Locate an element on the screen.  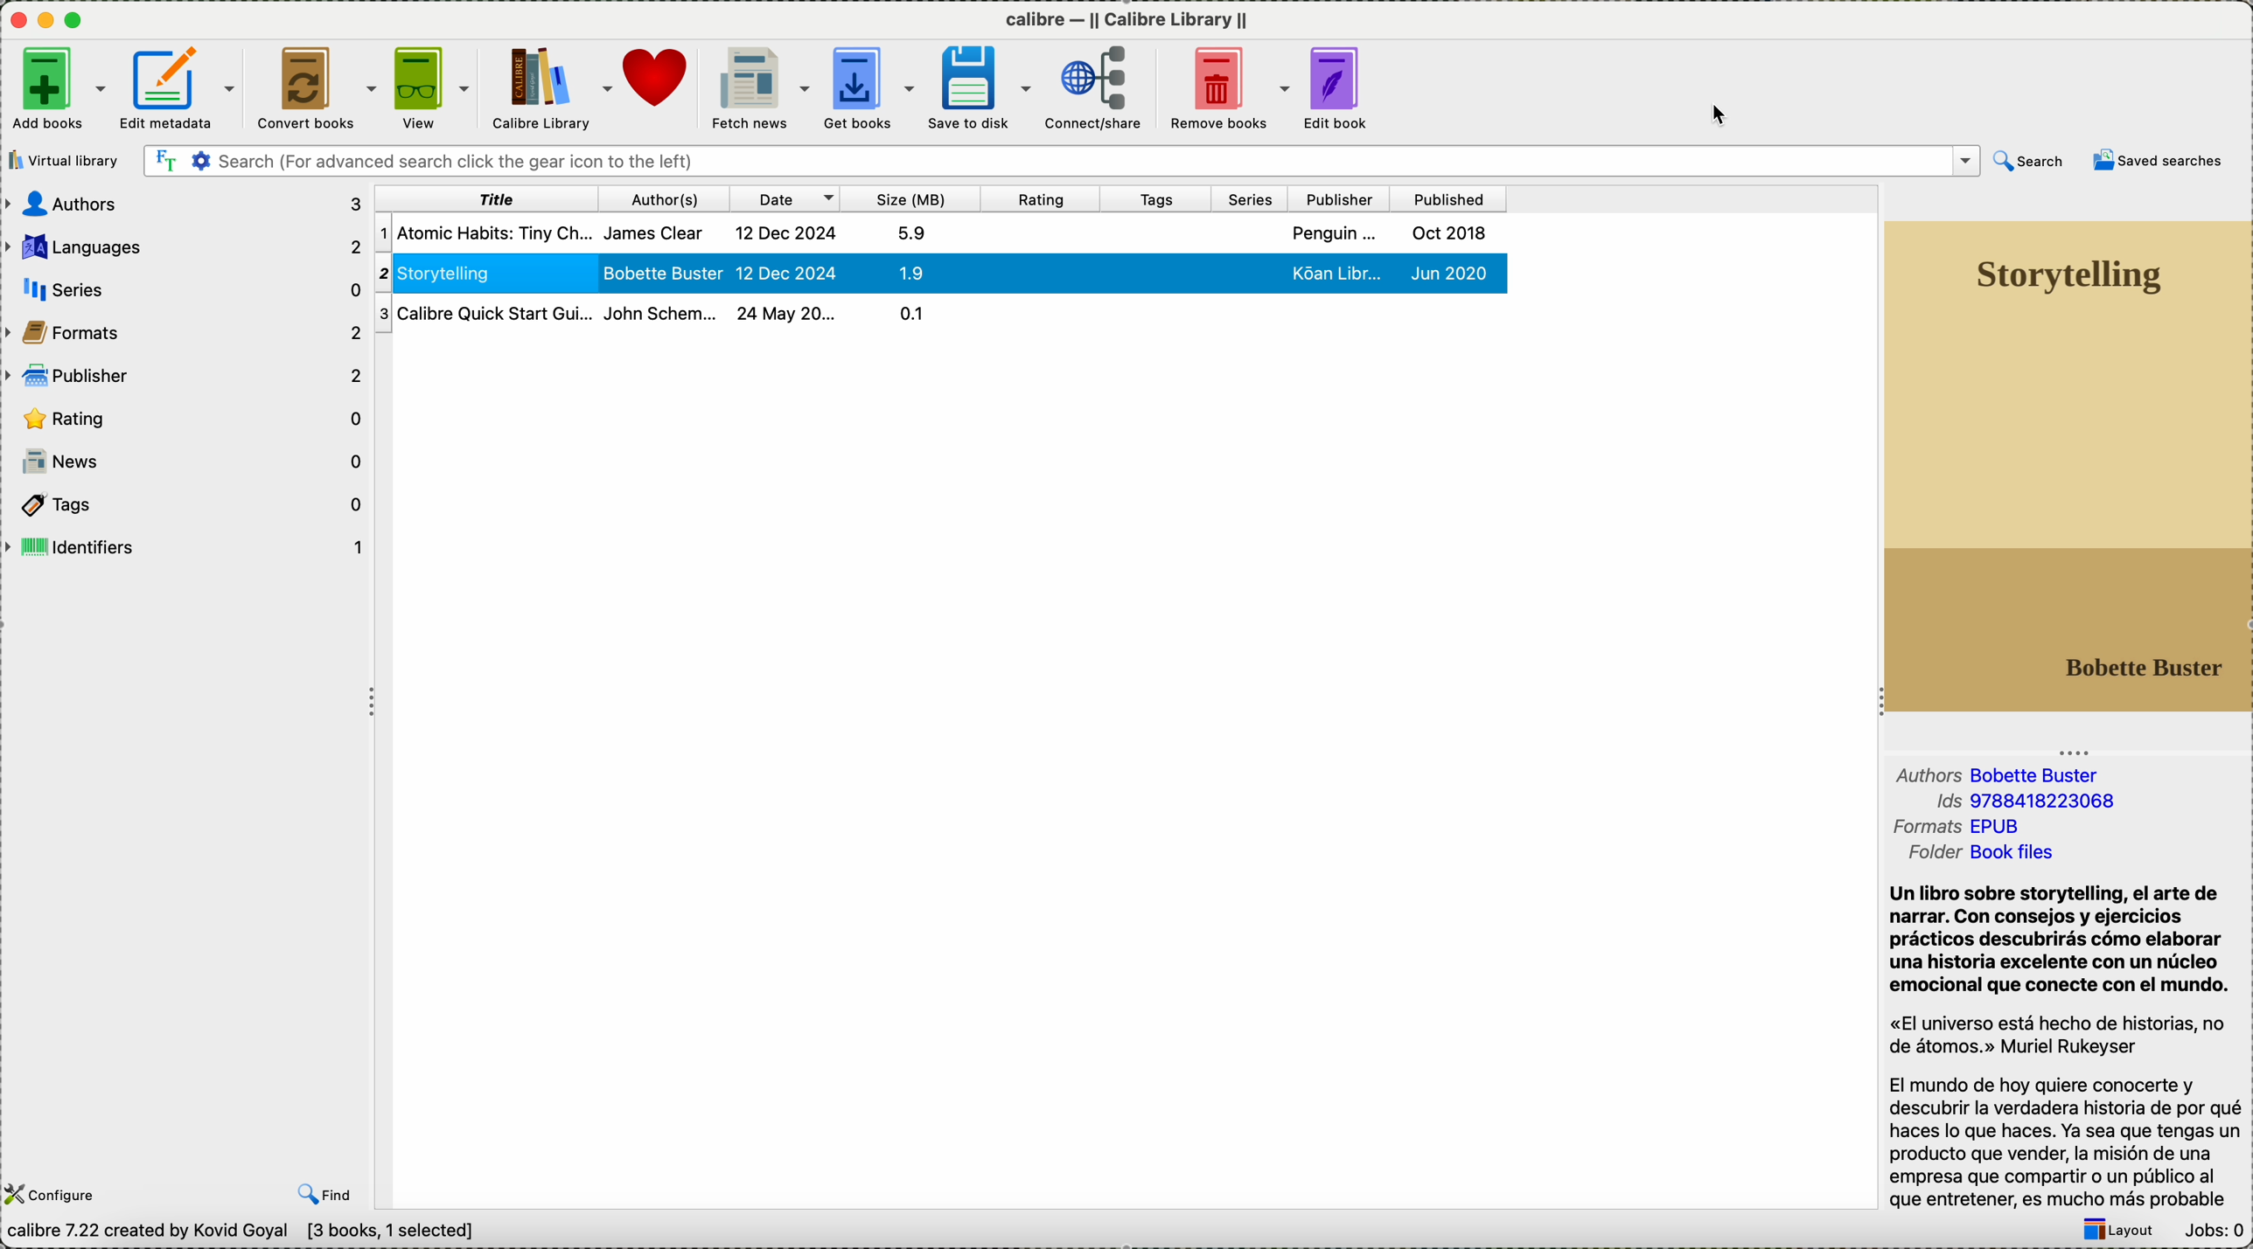
saved searches is located at coordinates (2154, 162).